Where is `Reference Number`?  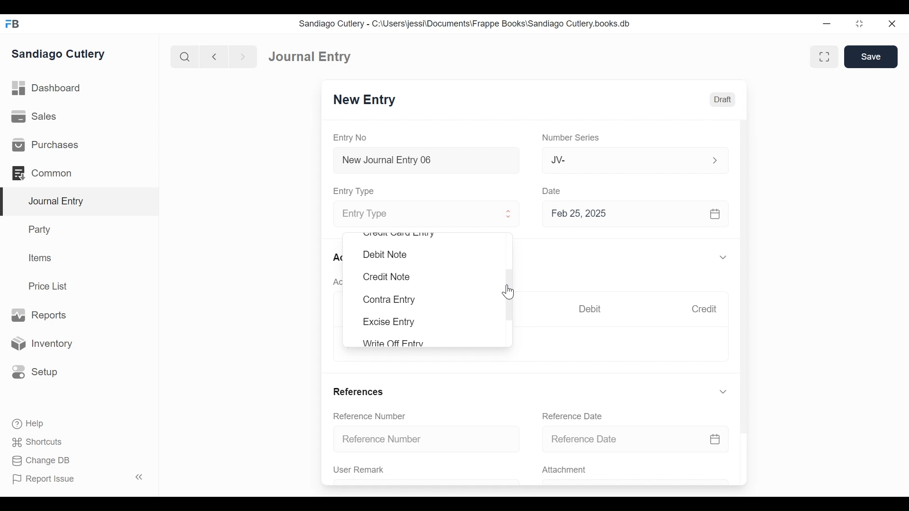 Reference Number is located at coordinates (369, 415).